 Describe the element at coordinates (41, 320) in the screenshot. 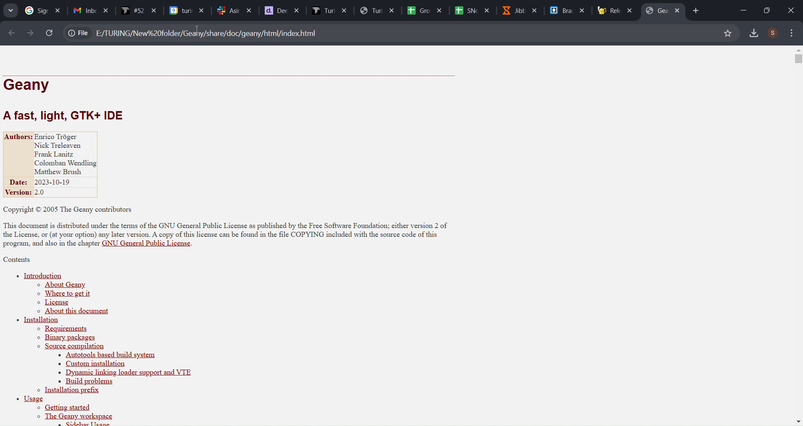

I see `installation` at that location.